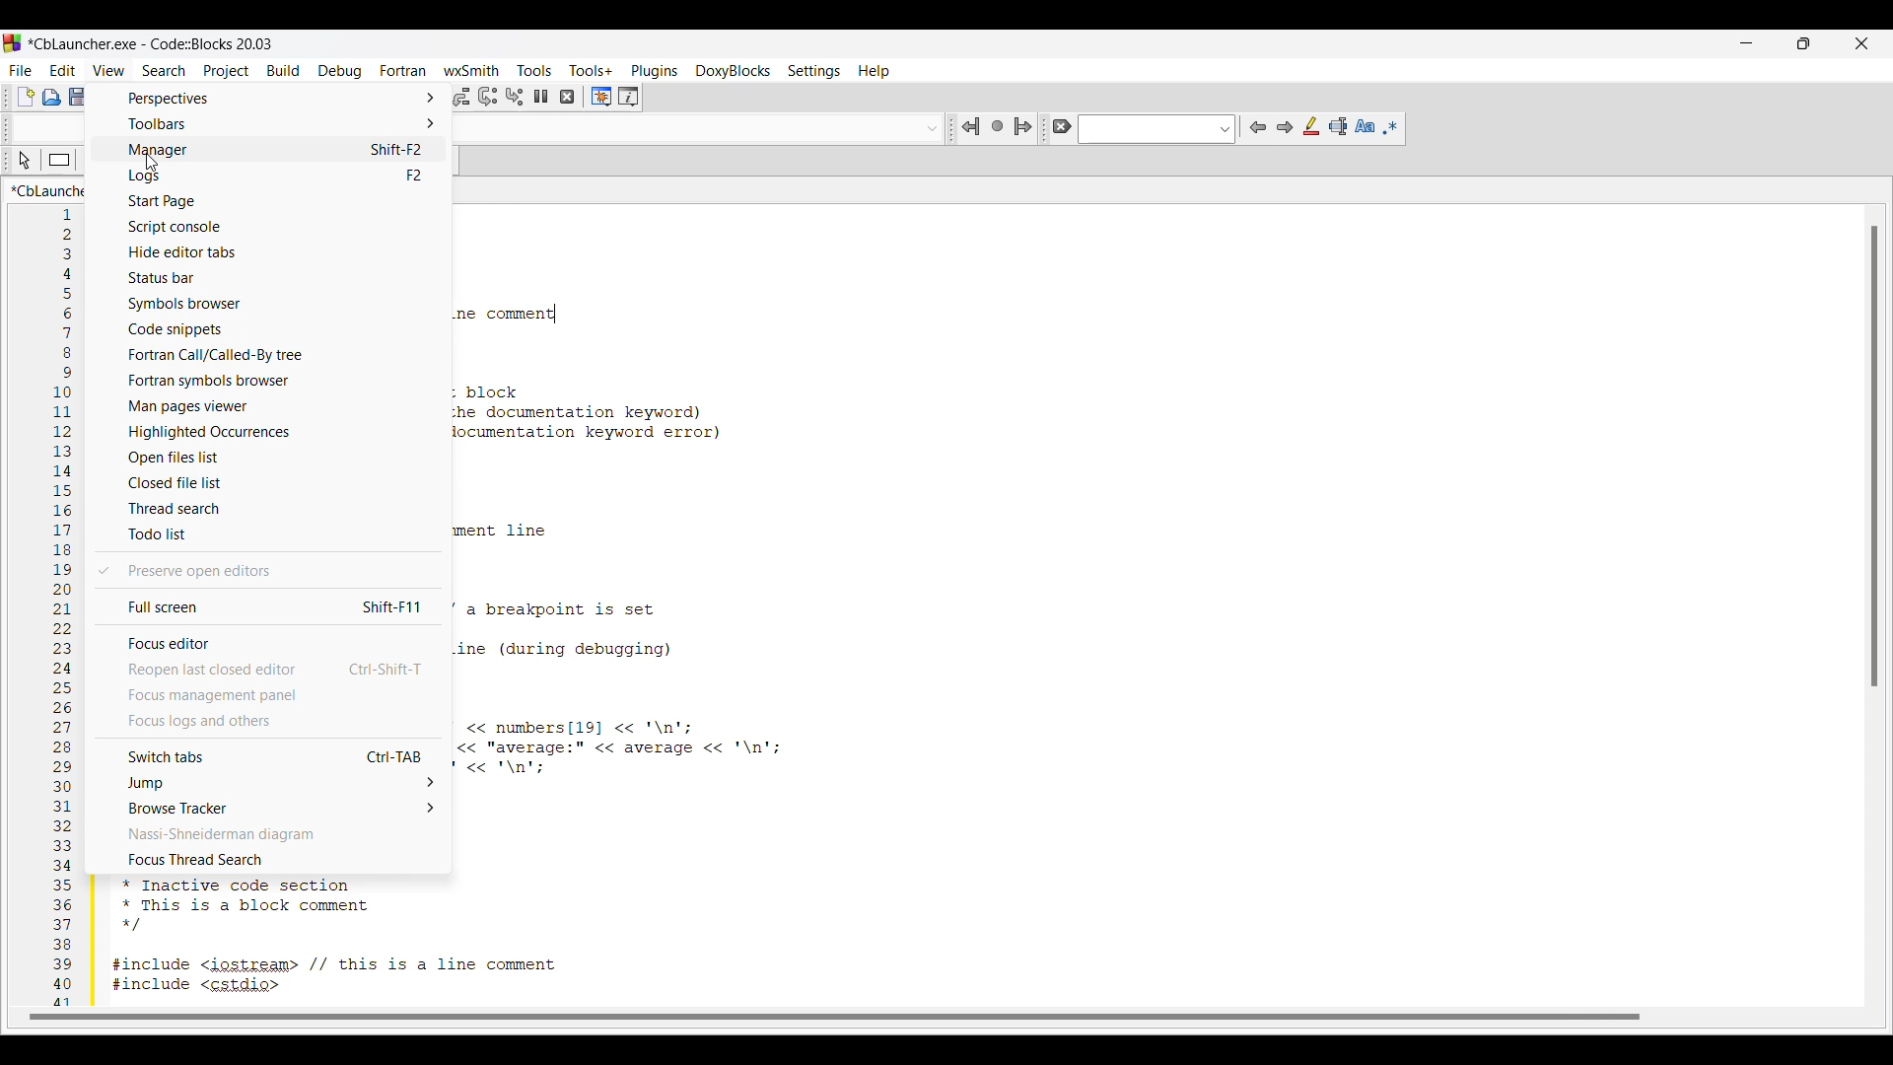 This screenshot has width=1893, height=1065. What do you see at coordinates (733, 72) in the screenshot?
I see `DoxyBlocks menu` at bounding box center [733, 72].